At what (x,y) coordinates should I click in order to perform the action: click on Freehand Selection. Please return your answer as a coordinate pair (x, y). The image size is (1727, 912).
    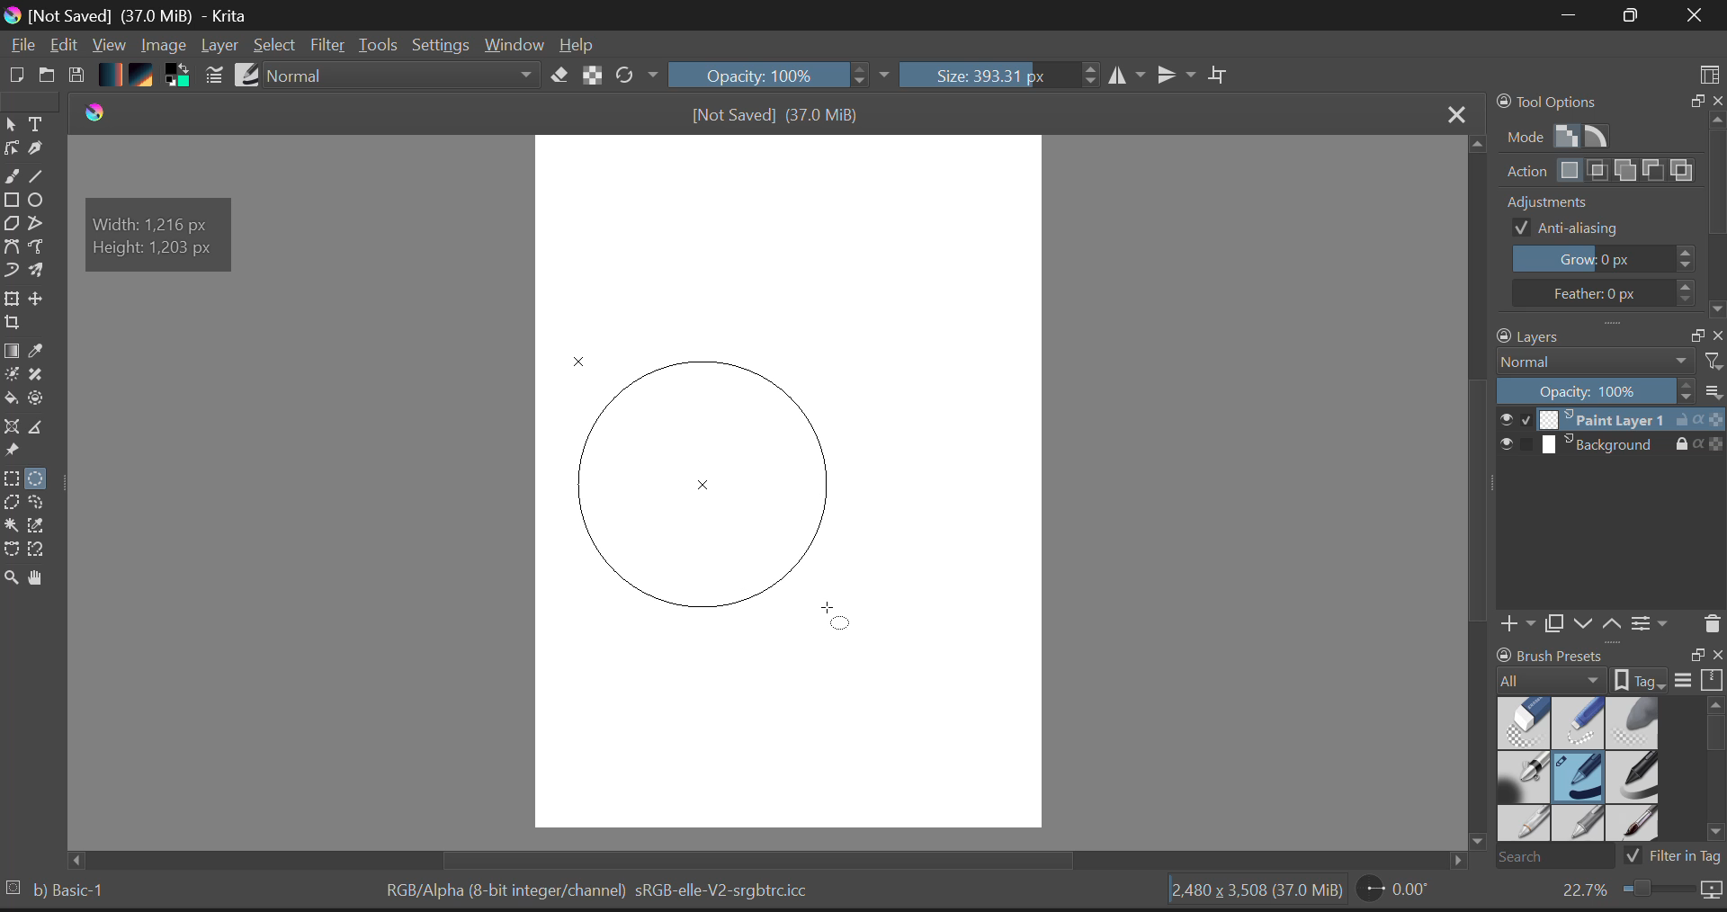
    Looking at the image, I should click on (47, 505).